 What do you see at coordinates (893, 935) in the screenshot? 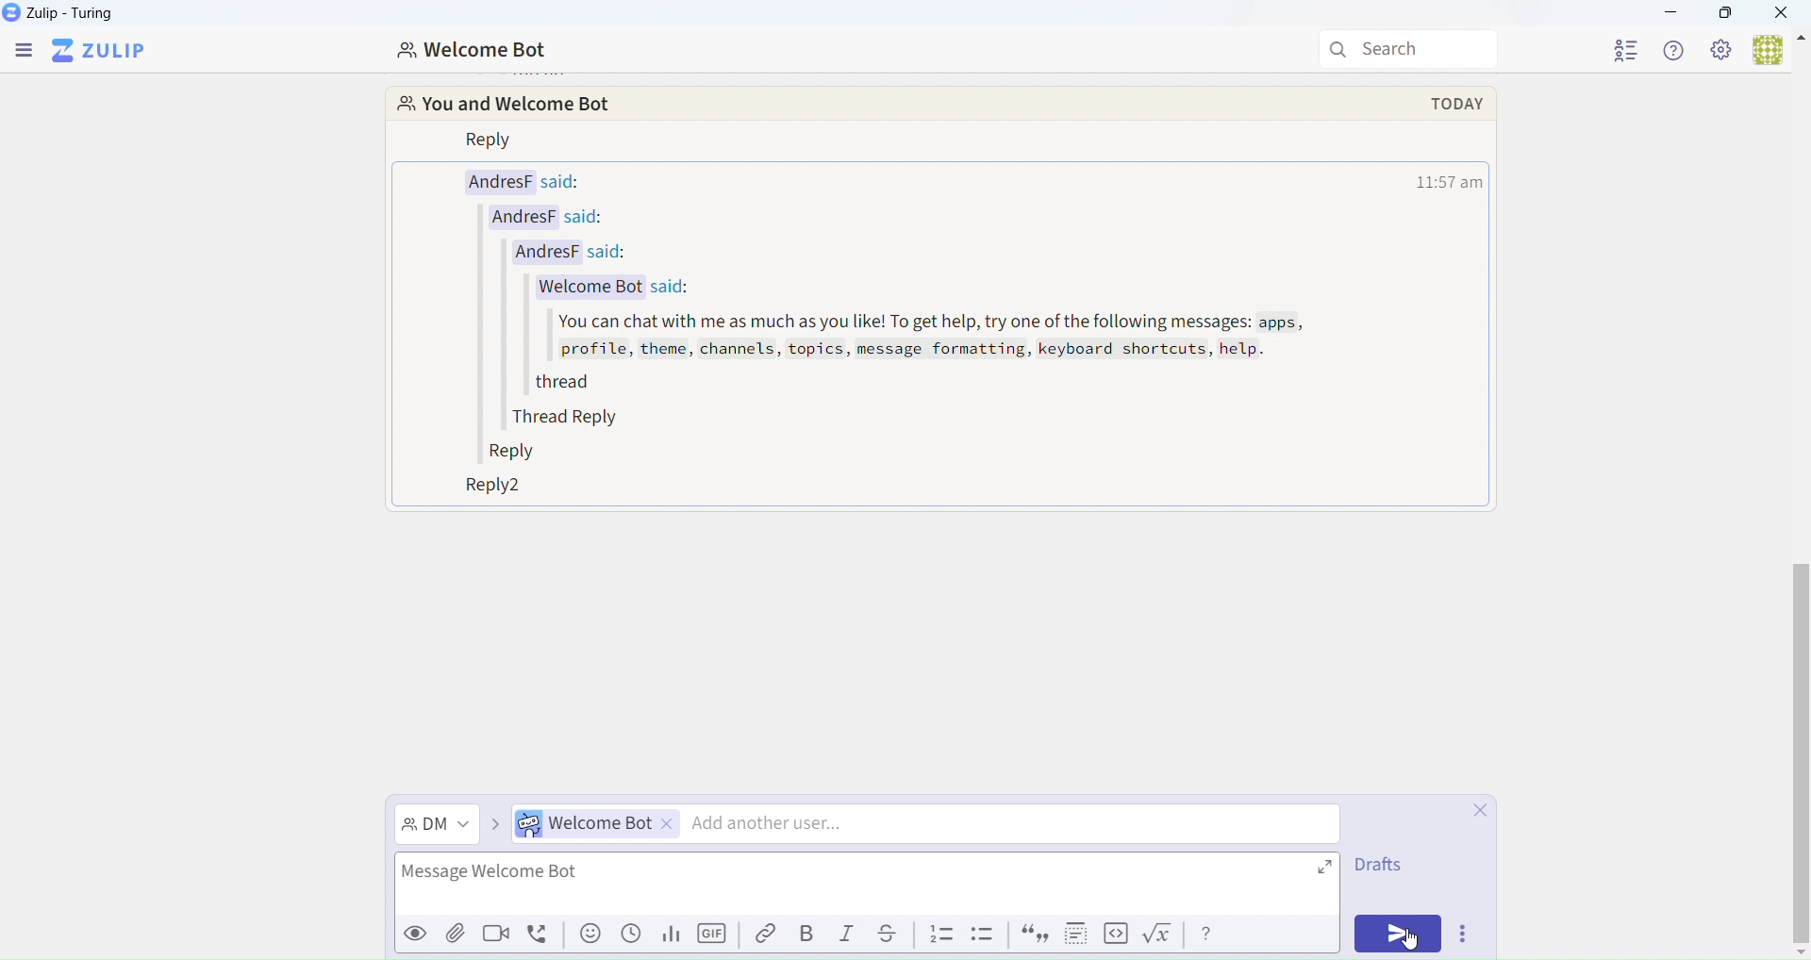
I see `Underline` at bounding box center [893, 935].